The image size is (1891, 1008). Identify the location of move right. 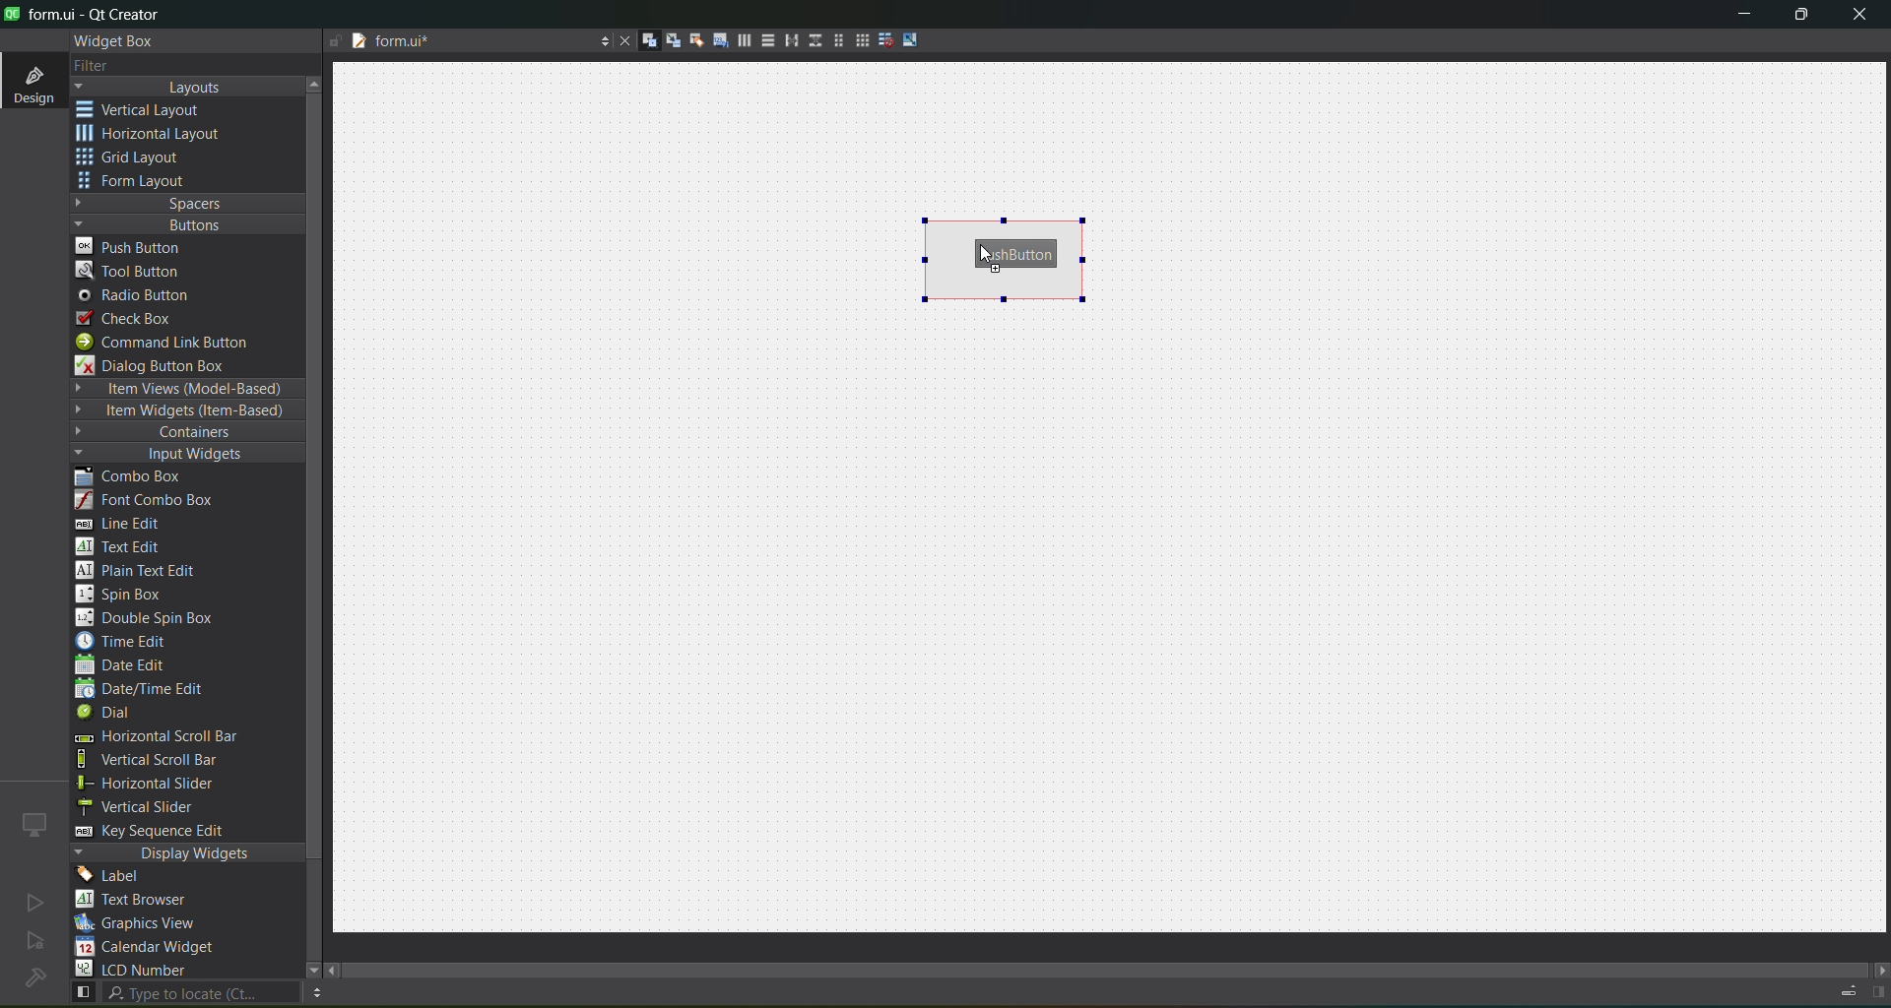
(1879, 972).